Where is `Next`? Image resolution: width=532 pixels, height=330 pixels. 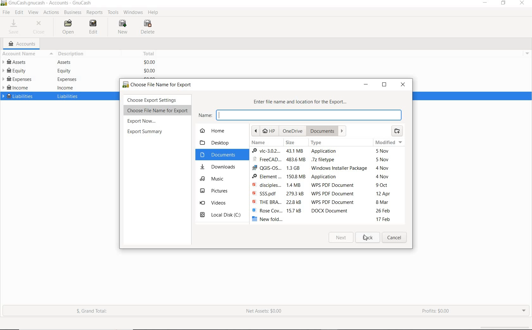 Next is located at coordinates (340, 237).